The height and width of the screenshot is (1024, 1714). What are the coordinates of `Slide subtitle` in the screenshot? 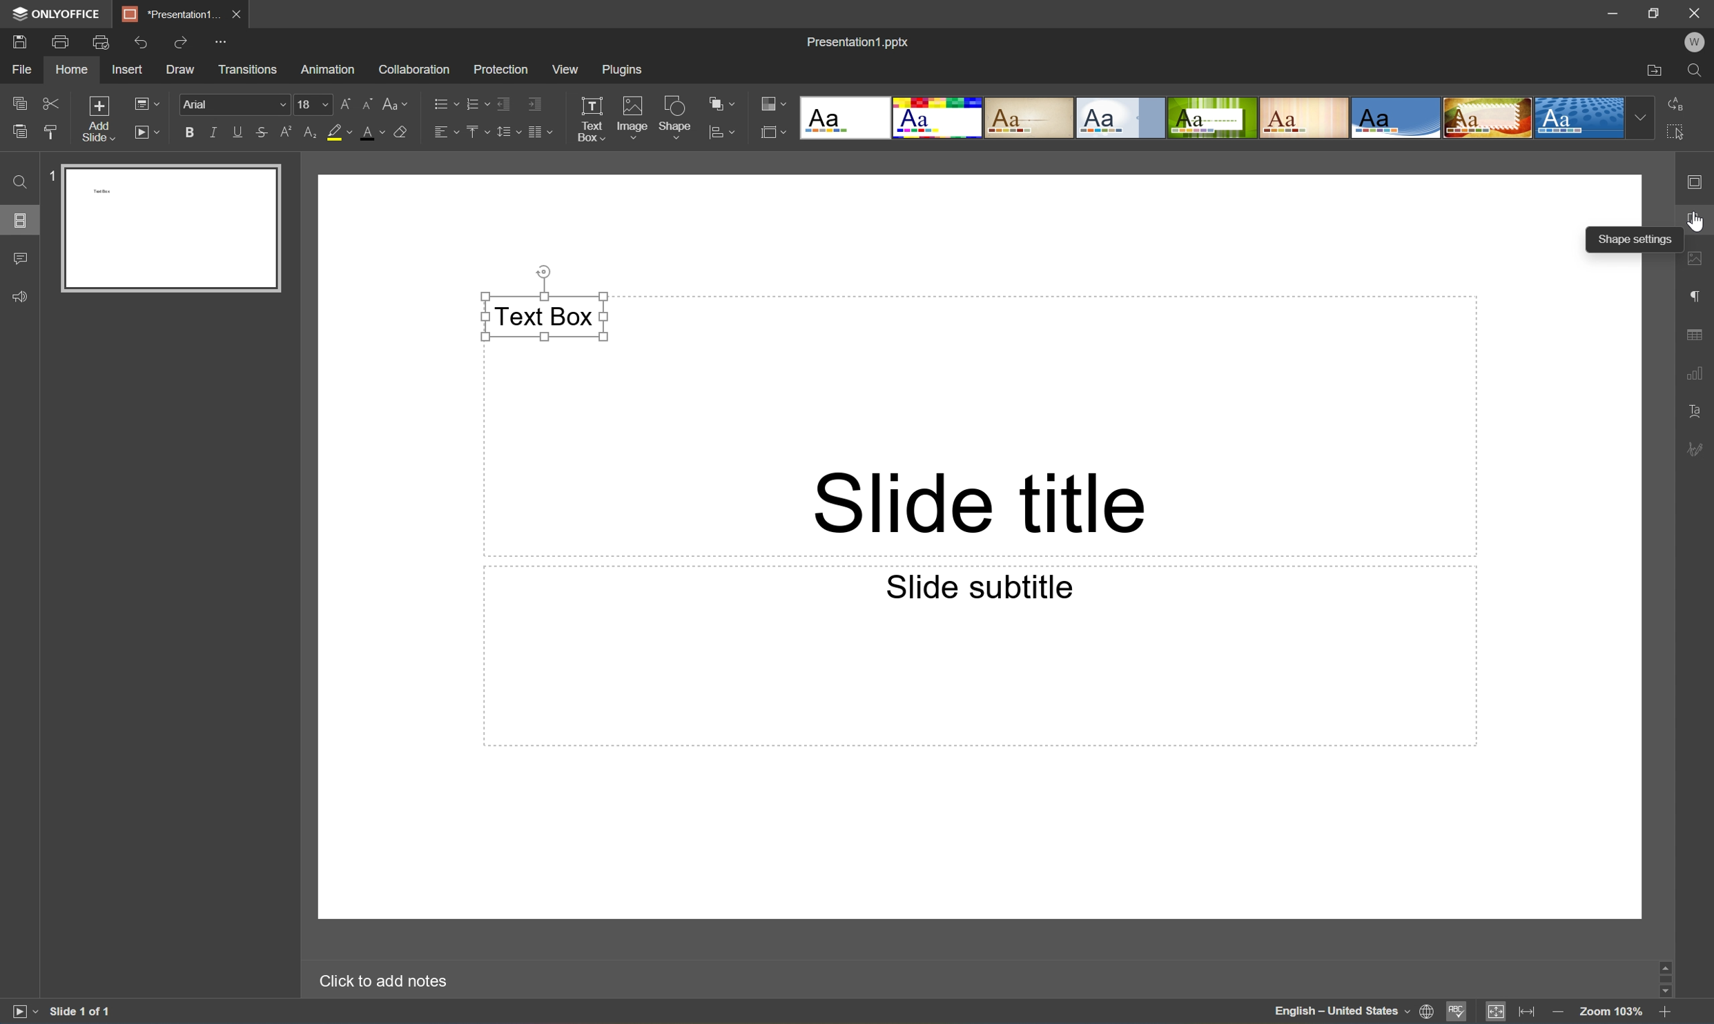 It's located at (977, 584).